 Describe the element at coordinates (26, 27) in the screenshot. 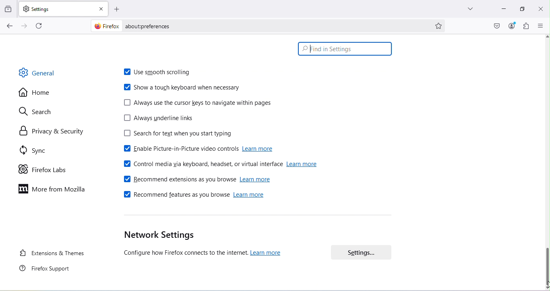

I see `Go forward one page` at that location.